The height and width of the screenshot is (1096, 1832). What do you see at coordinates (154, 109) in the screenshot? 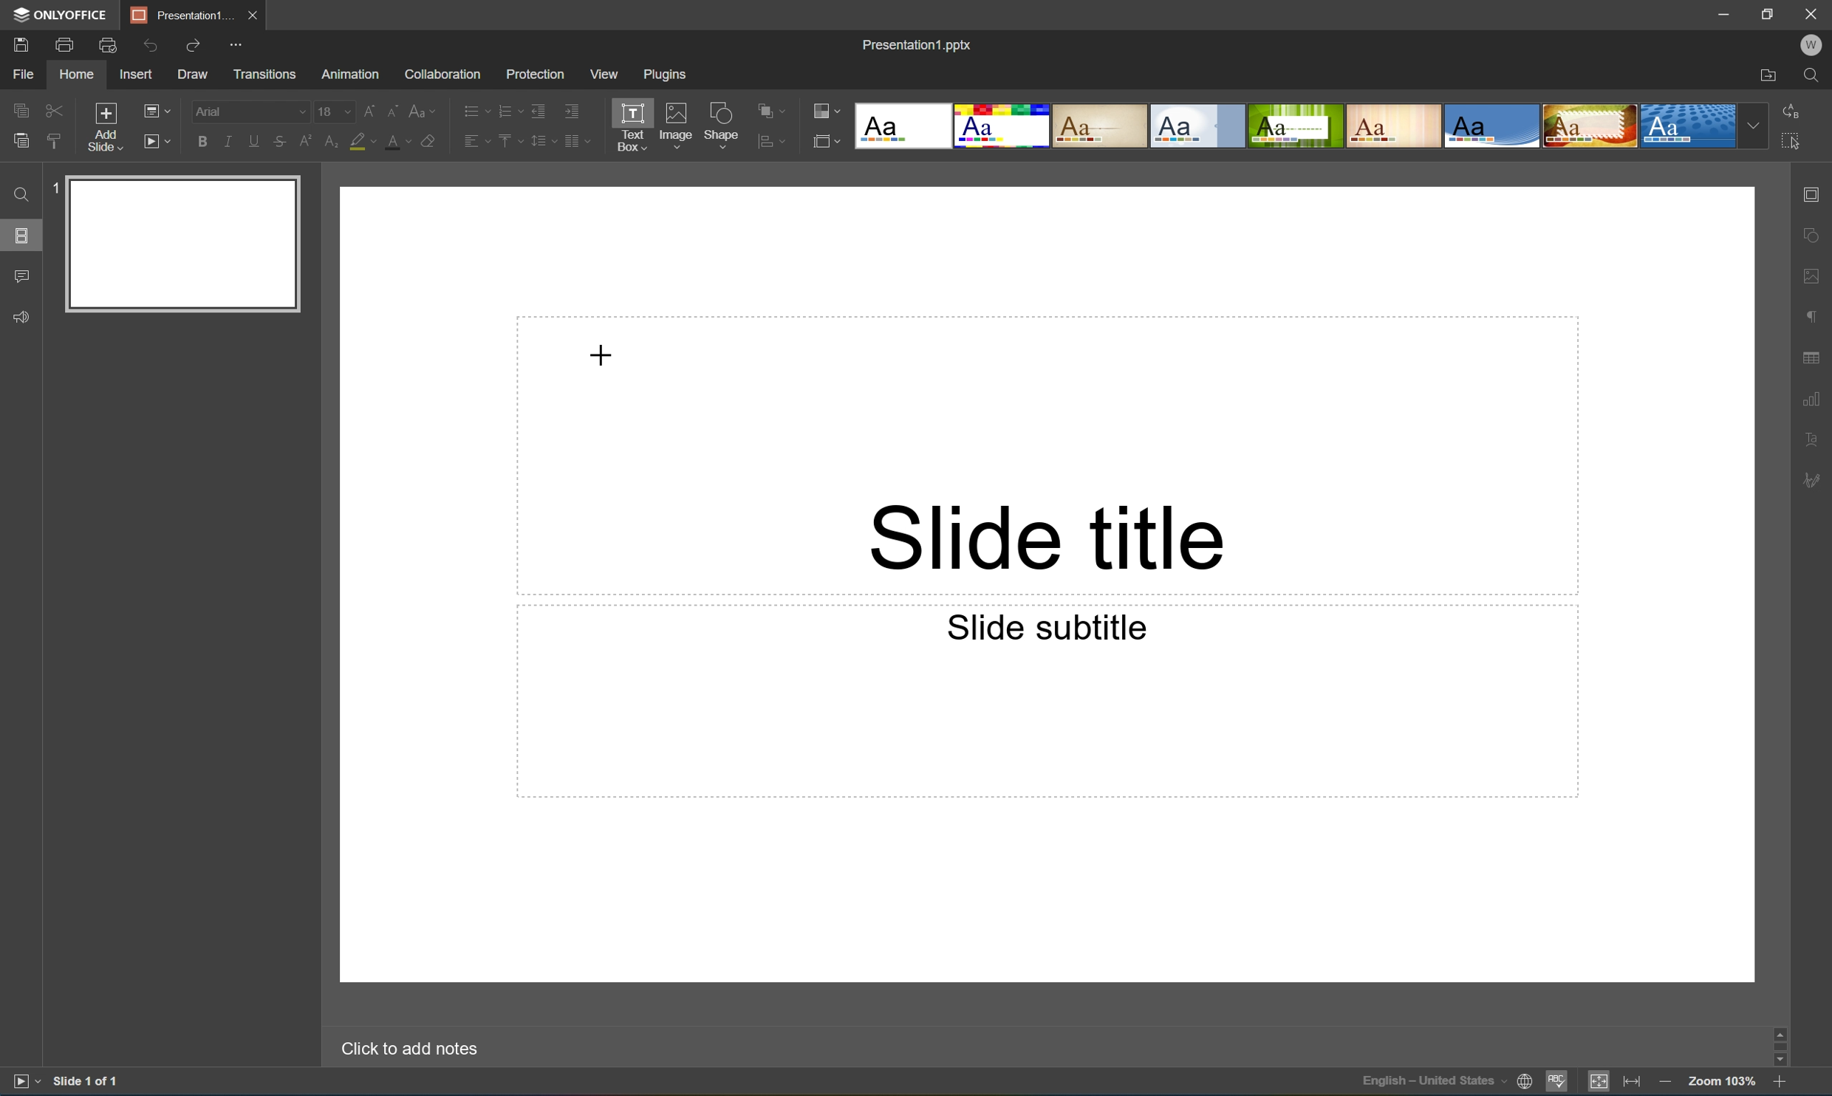
I see `Change slide layout` at bounding box center [154, 109].